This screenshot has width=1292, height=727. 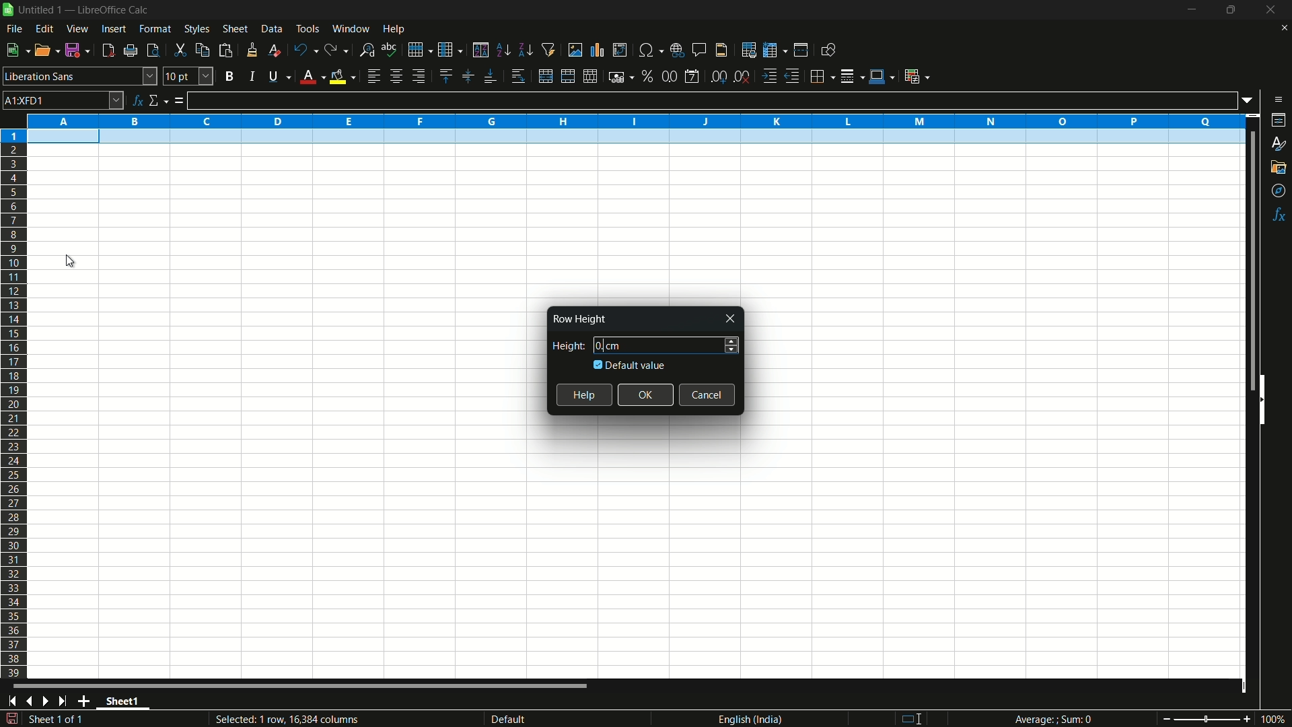 I want to click on background fill, so click(x=342, y=76).